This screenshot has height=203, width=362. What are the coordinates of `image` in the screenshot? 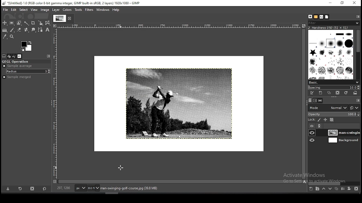 It's located at (45, 10).